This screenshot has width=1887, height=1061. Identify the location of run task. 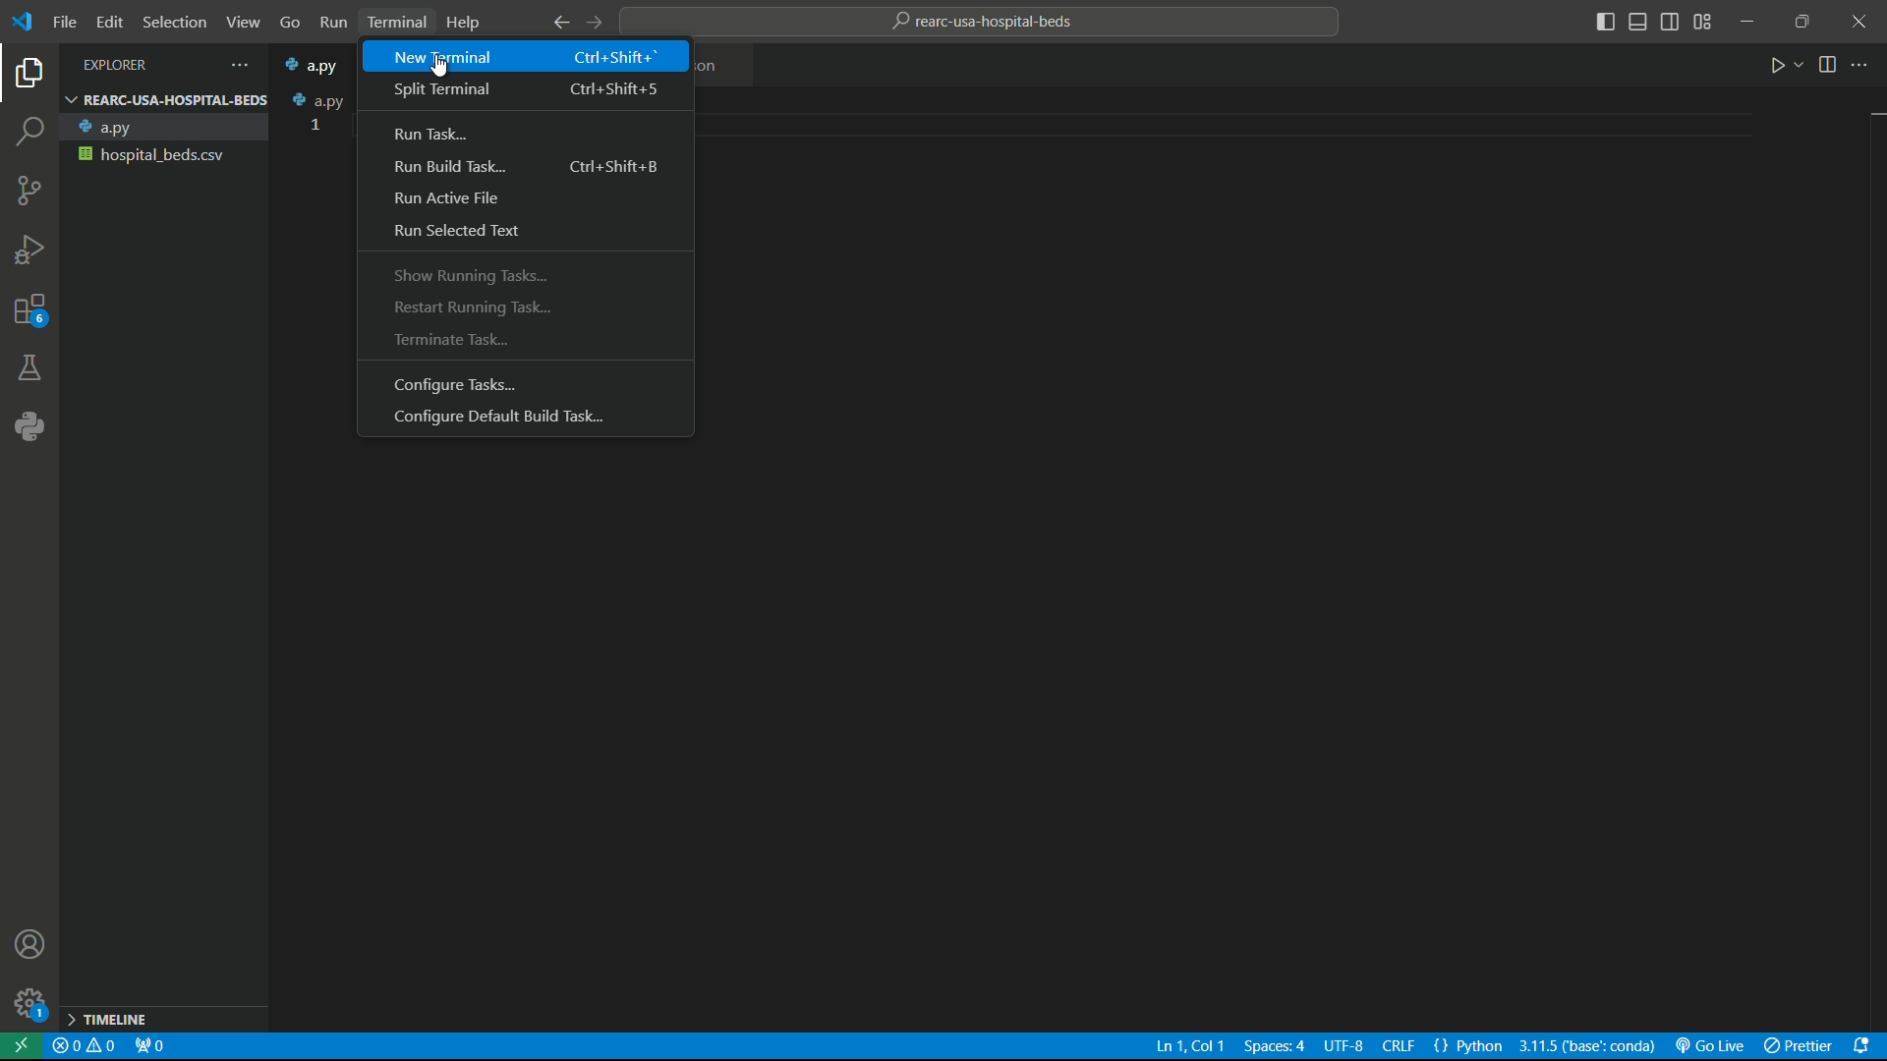
(525, 131).